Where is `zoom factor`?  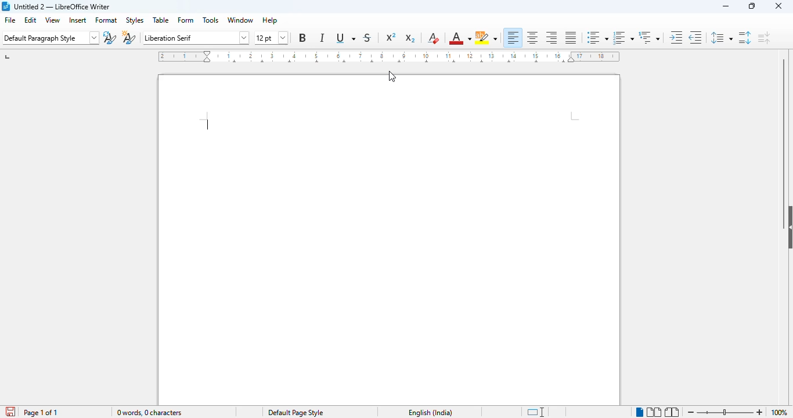 zoom factor is located at coordinates (779, 413).